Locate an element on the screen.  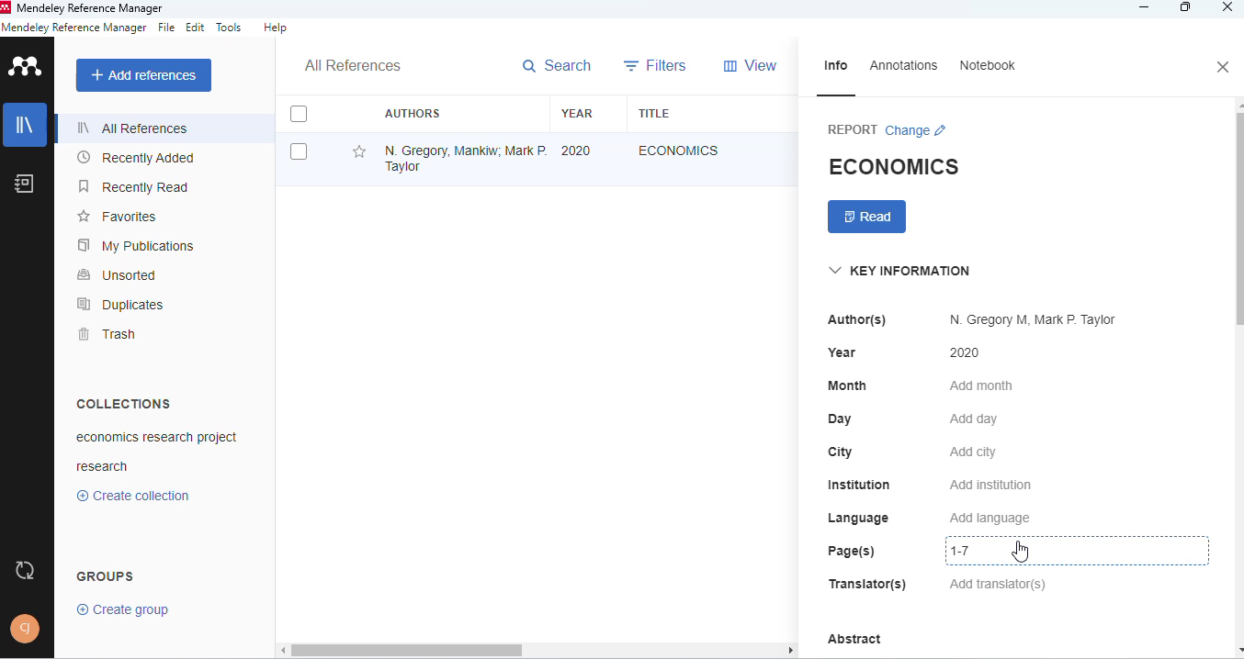
authors is located at coordinates (857, 320).